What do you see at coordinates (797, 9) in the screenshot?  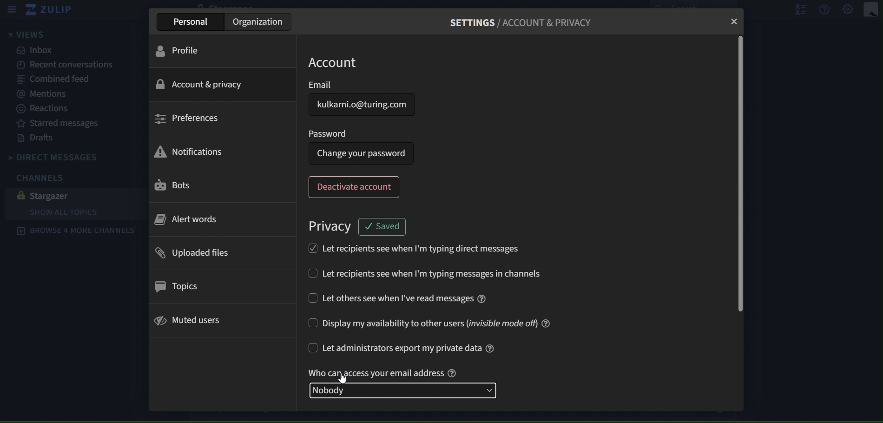 I see `hide user list` at bounding box center [797, 9].